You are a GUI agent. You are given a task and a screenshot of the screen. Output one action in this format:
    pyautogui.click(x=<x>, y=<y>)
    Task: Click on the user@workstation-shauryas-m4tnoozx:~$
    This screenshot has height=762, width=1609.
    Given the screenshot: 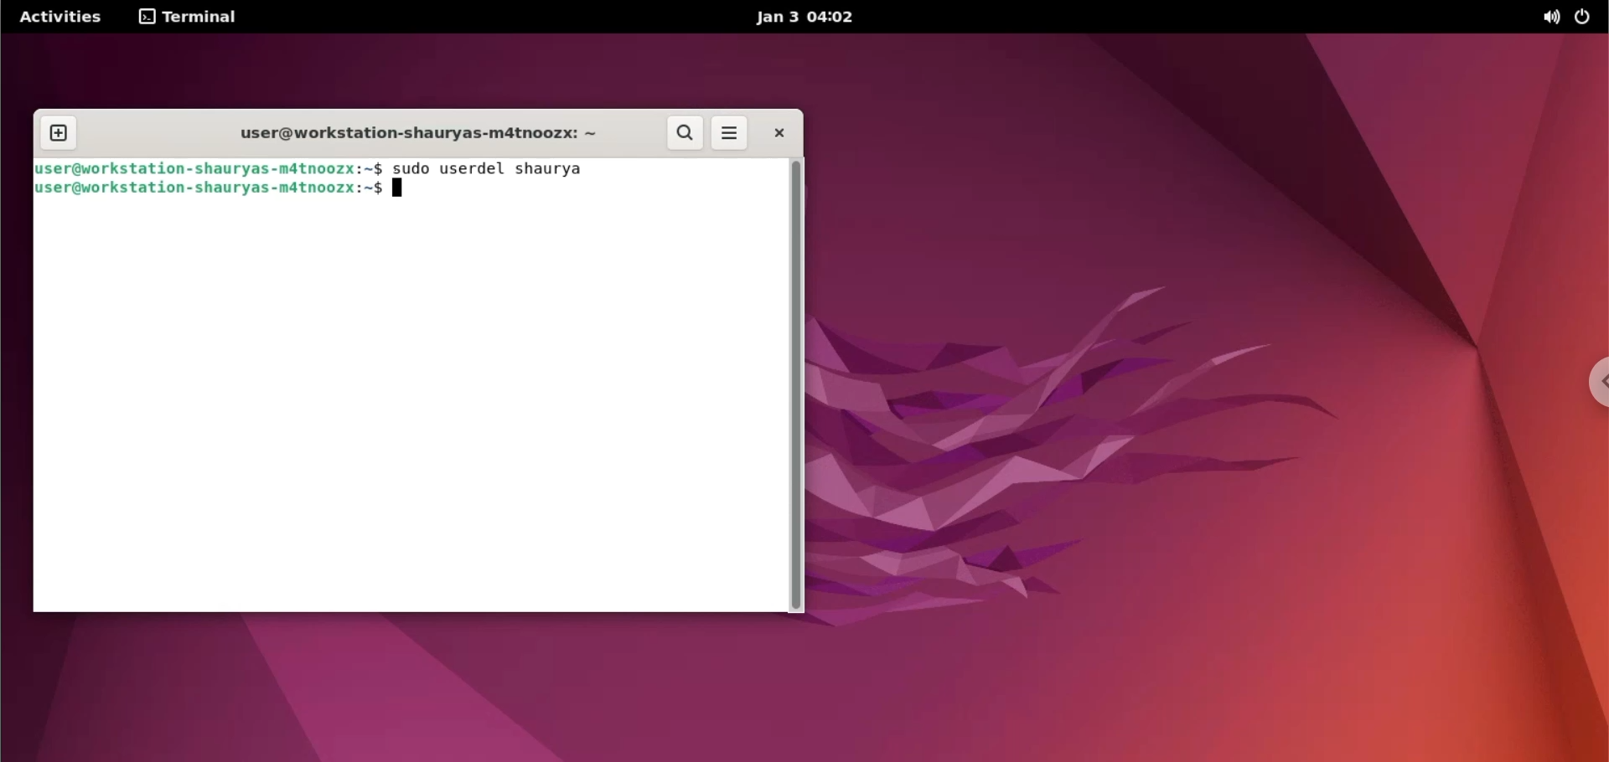 What is the action you would take?
    pyautogui.click(x=211, y=188)
    